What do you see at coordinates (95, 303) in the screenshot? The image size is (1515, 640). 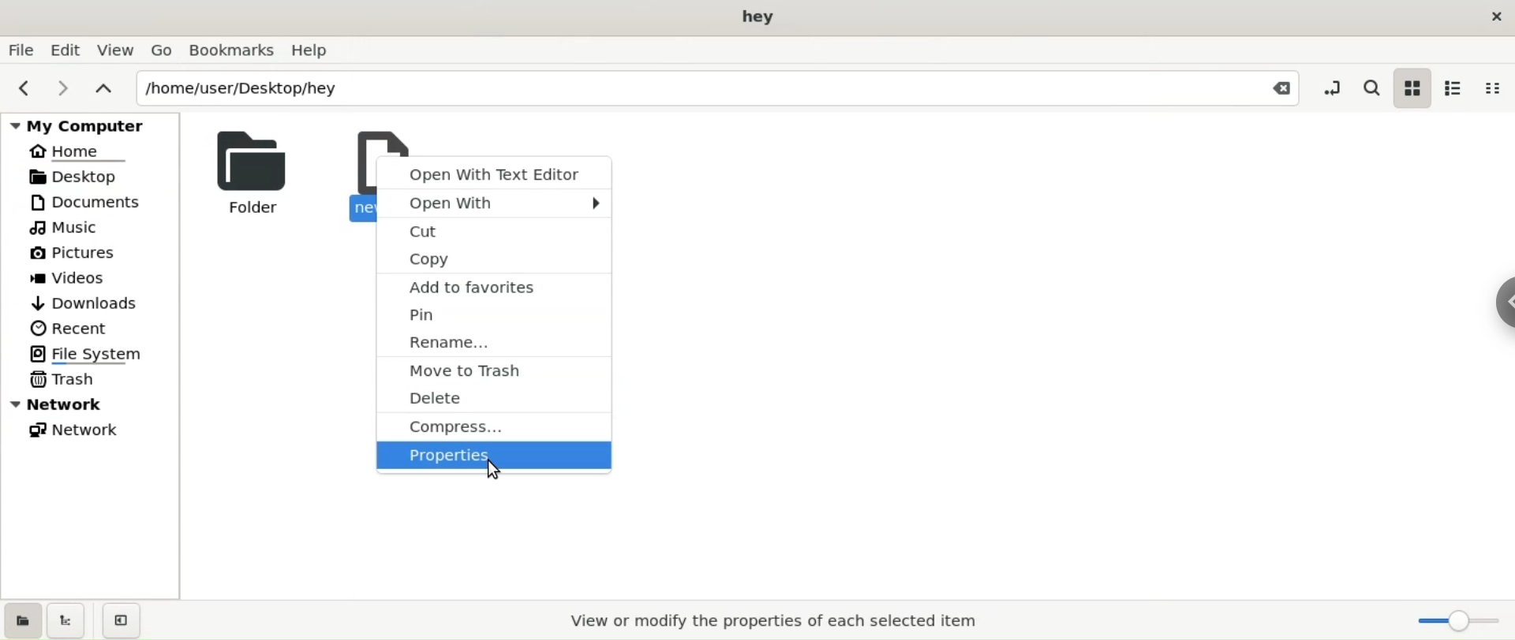 I see `Downloads` at bounding box center [95, 303].